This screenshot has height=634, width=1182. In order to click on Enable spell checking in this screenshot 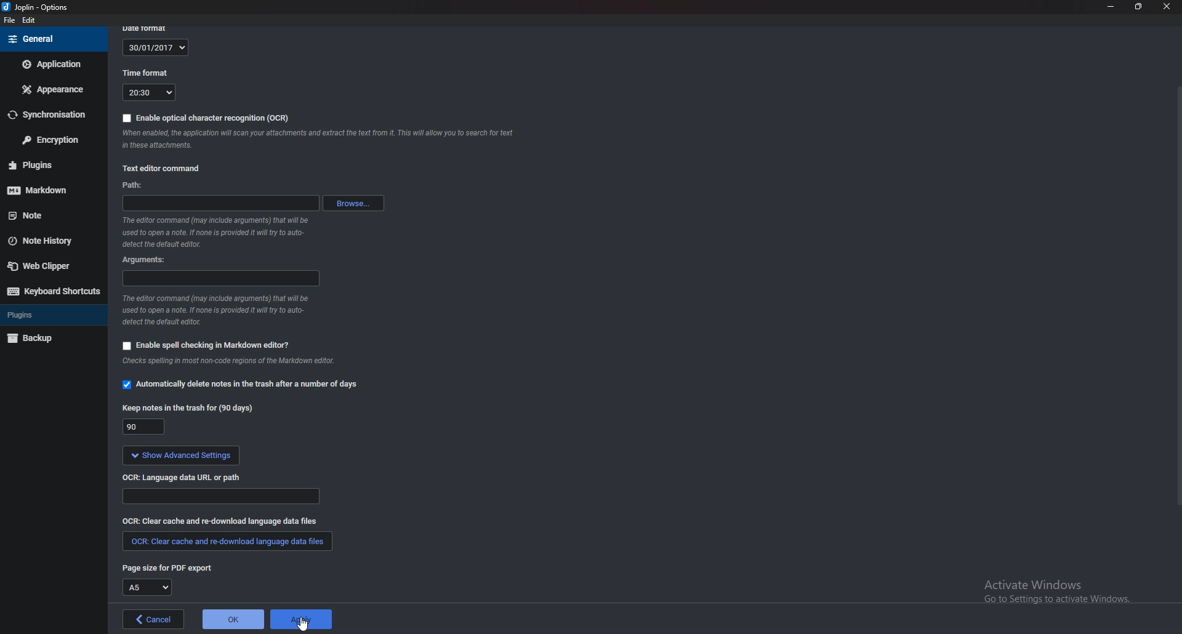, I will do `click(206, 345)`.